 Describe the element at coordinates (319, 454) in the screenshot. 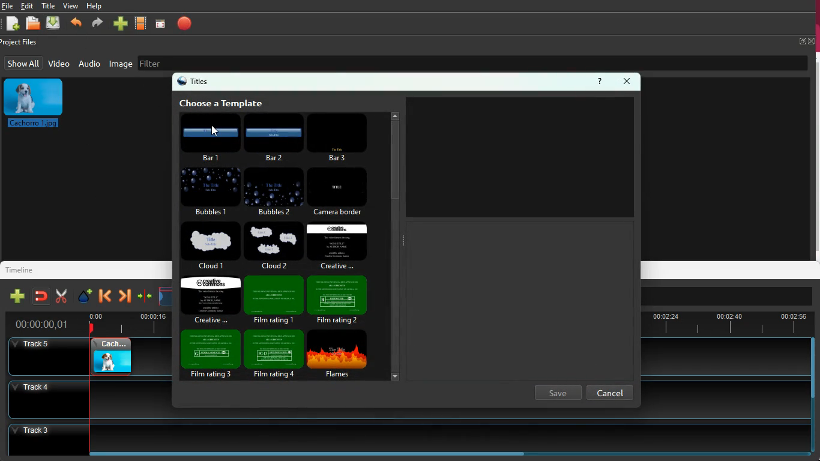

I see `Horizontal scroll bar` at that location.